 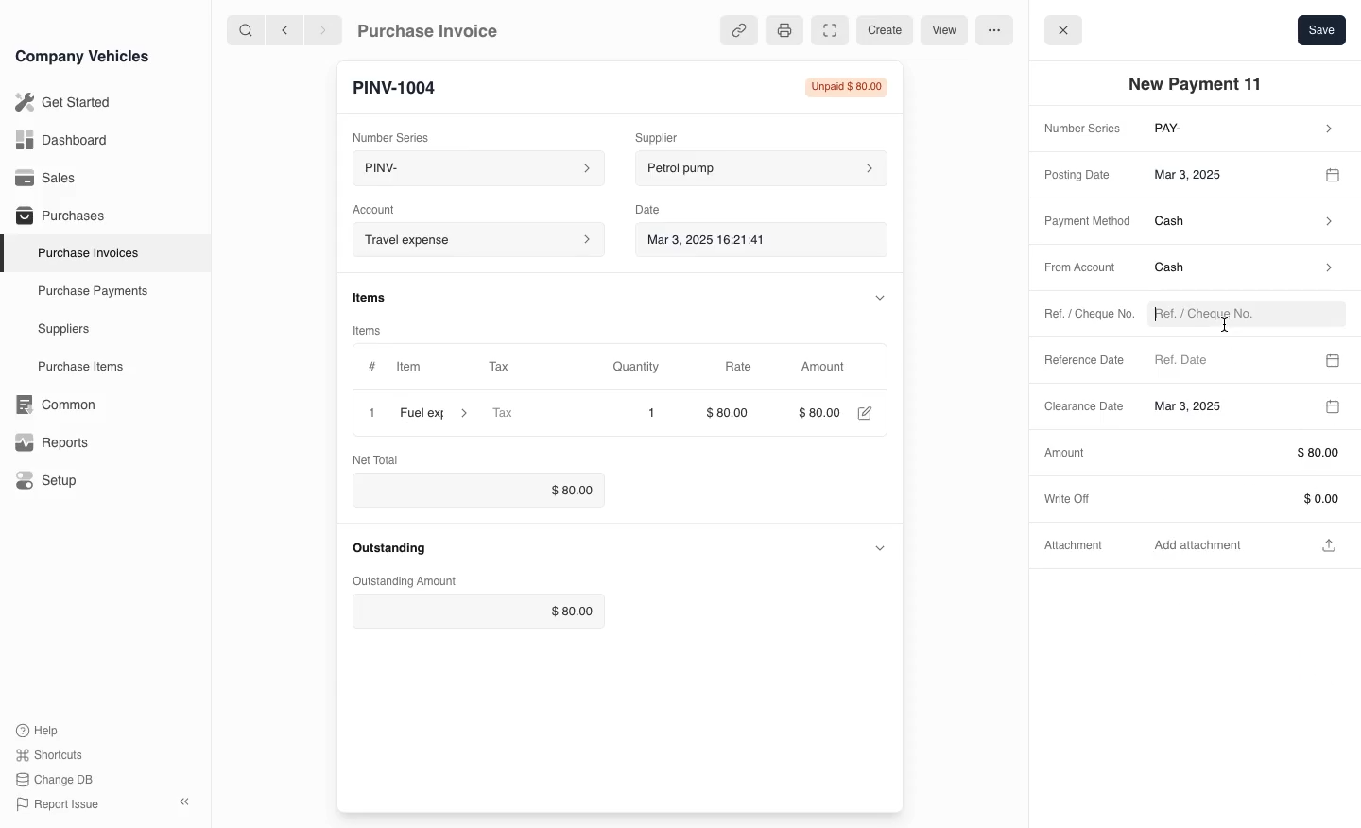 I want to click on Ref. / Cheque No, so click(x=1079, y=316).